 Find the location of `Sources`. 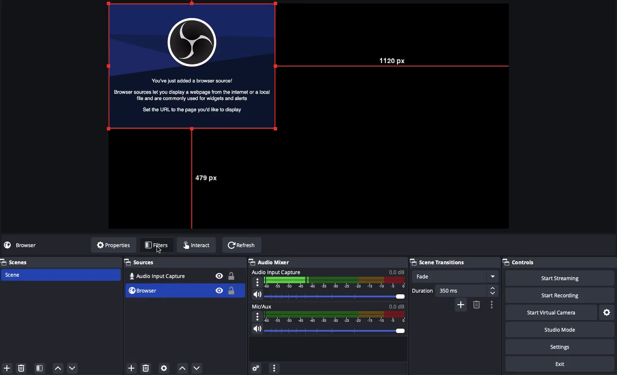

Sources is located at coordinates (142, 263).